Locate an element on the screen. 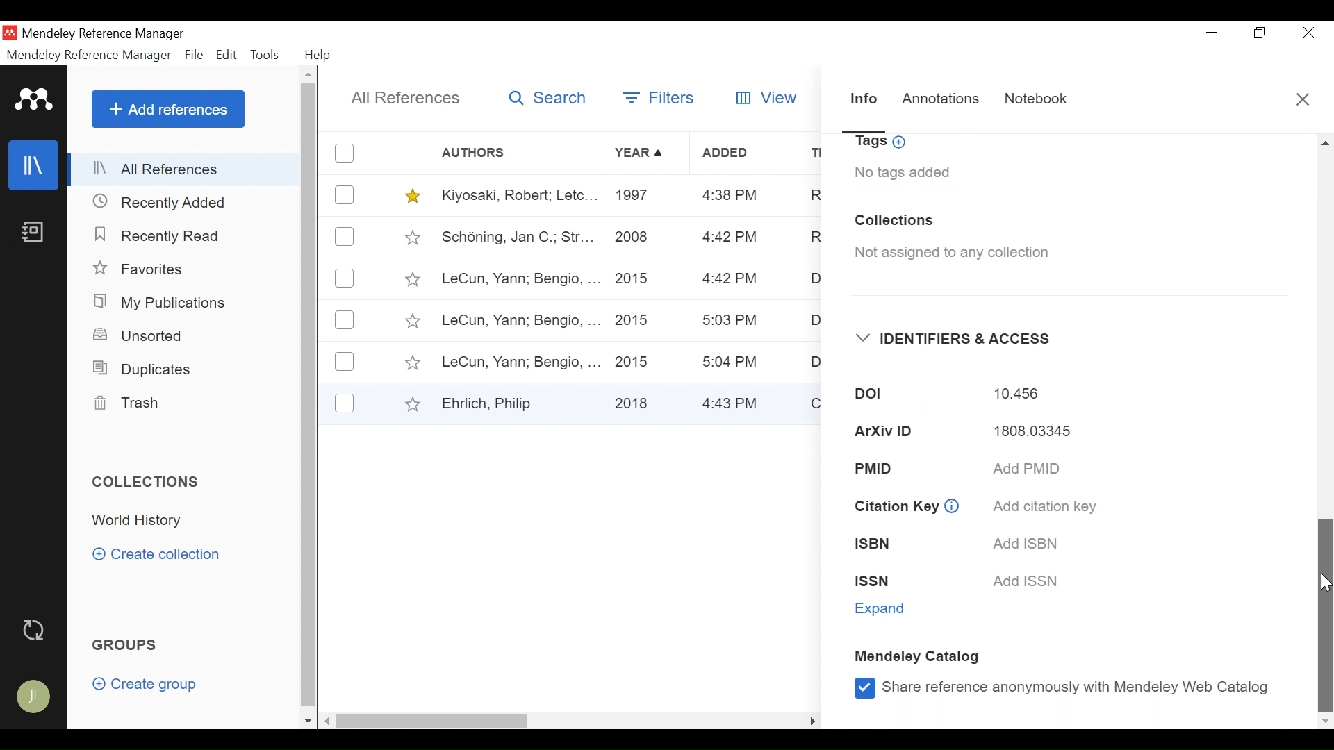 This screenshot has width=1334, height=750. Cursor is located at coordinates (1326, 582).